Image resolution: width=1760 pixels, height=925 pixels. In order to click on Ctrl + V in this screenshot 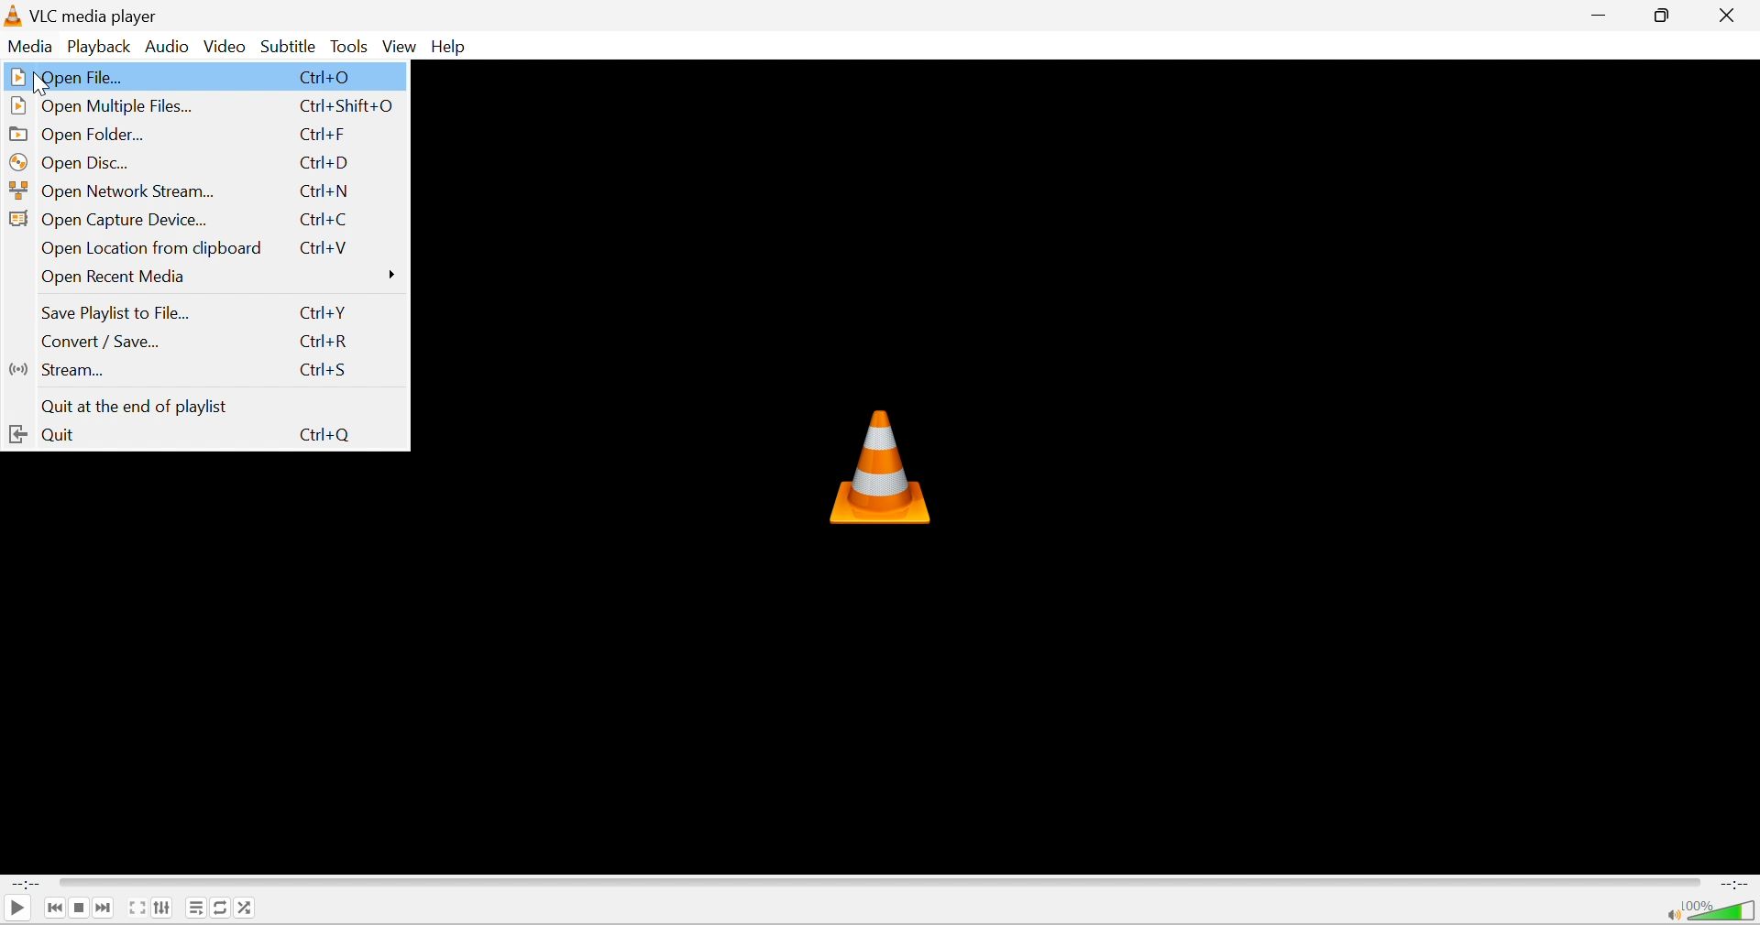, I will do `click(323, 248)`.